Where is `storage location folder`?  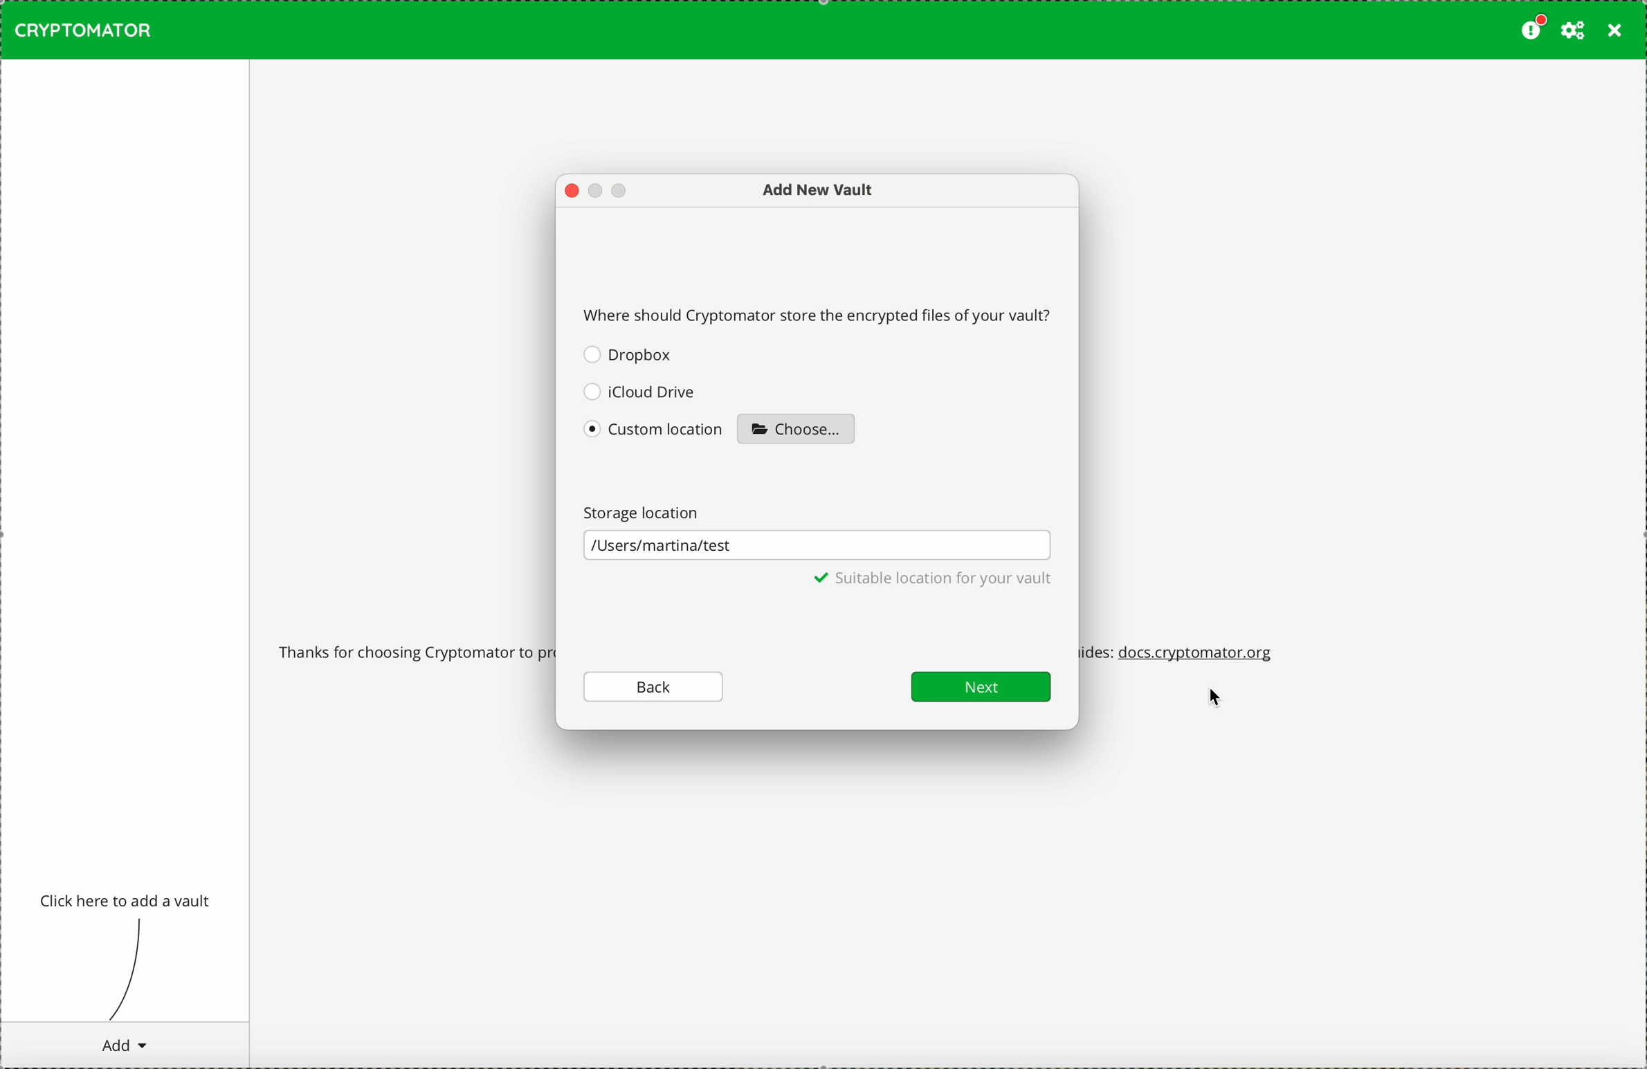
storage location folder is located at coordinates (817, 546).